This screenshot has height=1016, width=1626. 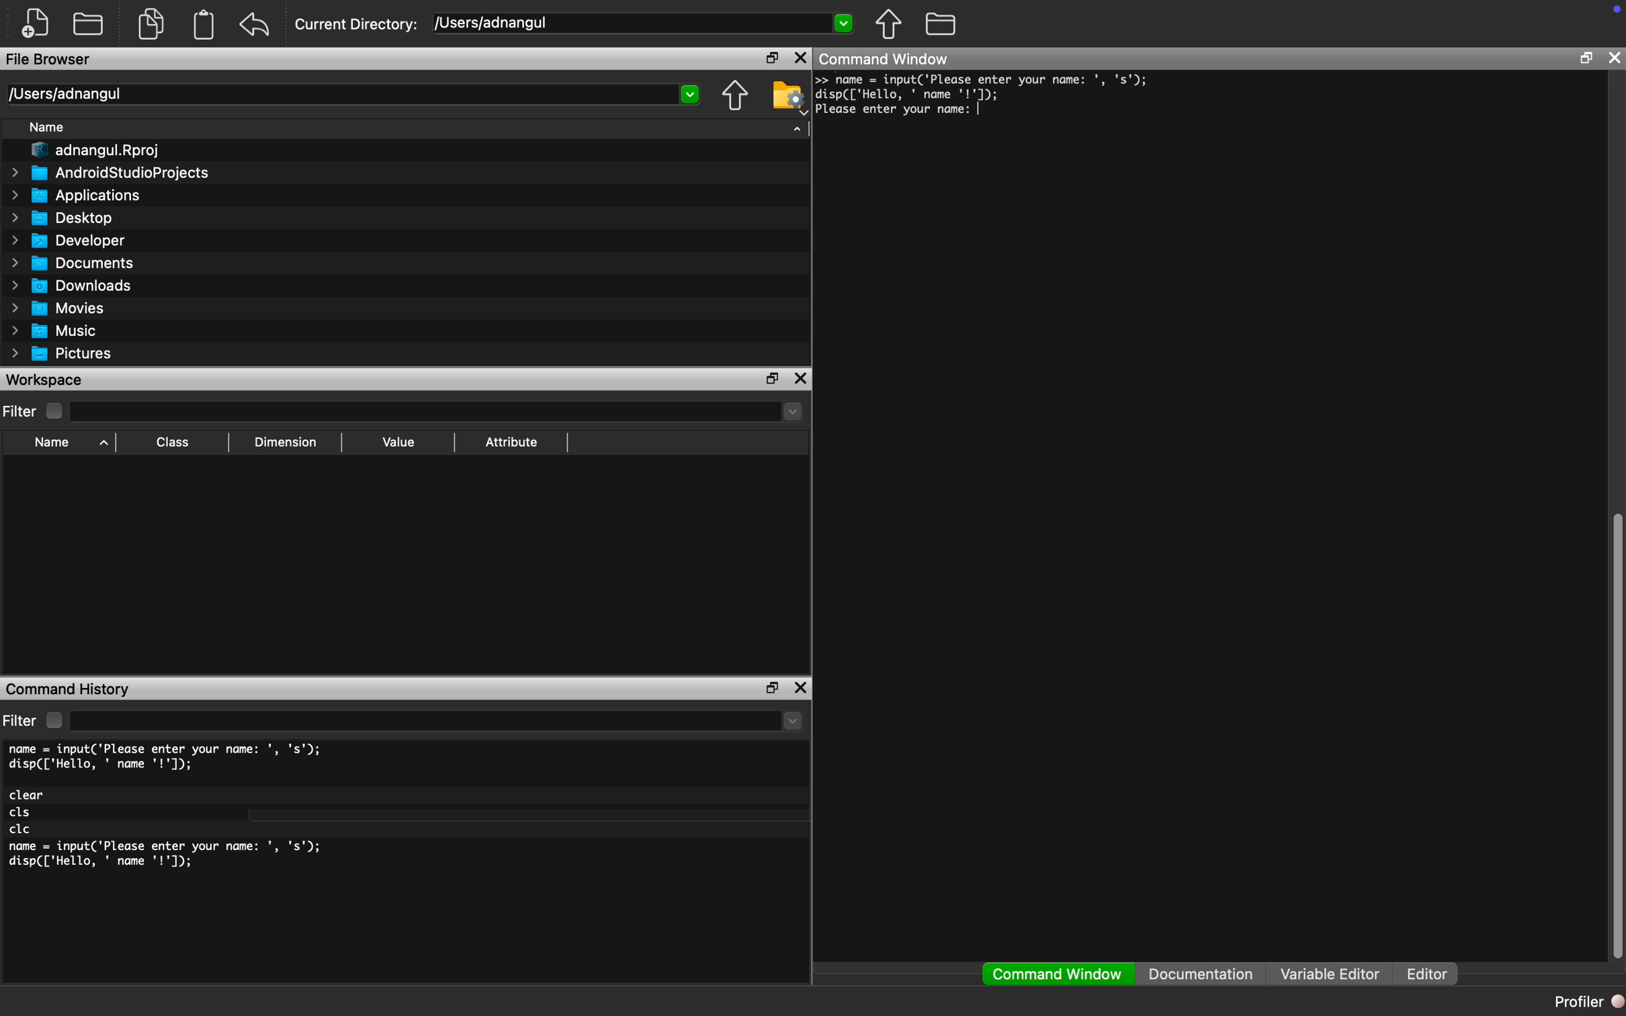 What do you see at coordinates (769, 56) in the screenshot?
I see `maximize` at bounding box center [769, 56].